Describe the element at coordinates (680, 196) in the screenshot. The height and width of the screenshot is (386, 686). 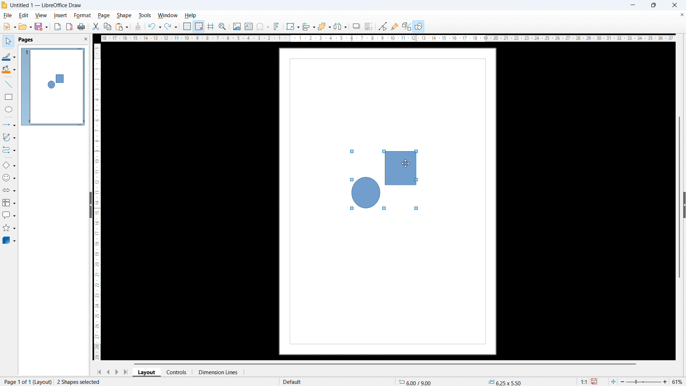
I see `vertical scrollbar` at that location.